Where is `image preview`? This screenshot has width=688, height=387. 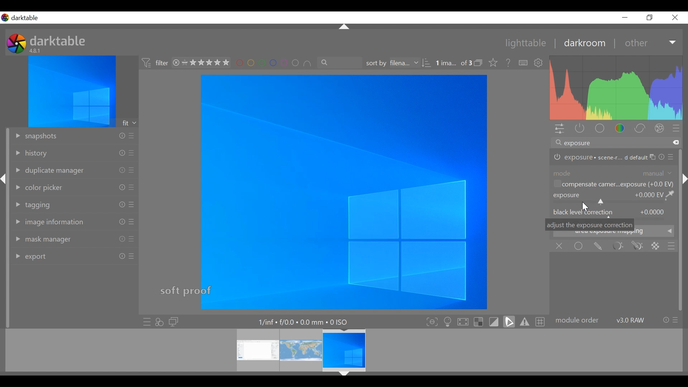 image preview is located at coordinates (72, 91).